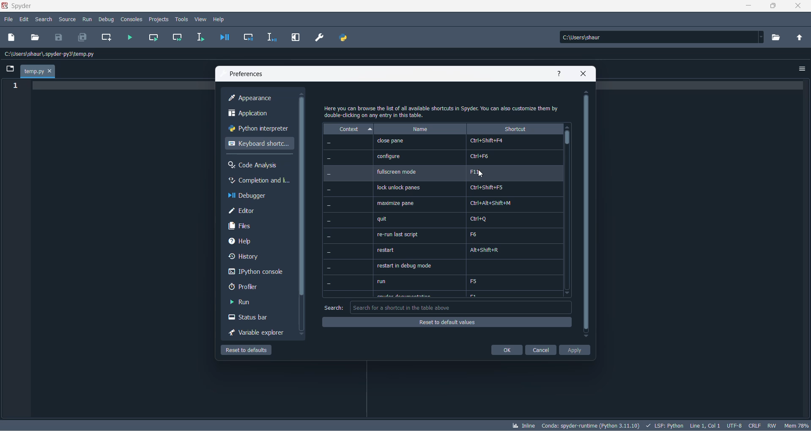 This screenshot has height=431, width=811. I want to click on ‘maximize pane, so click(395, 203).